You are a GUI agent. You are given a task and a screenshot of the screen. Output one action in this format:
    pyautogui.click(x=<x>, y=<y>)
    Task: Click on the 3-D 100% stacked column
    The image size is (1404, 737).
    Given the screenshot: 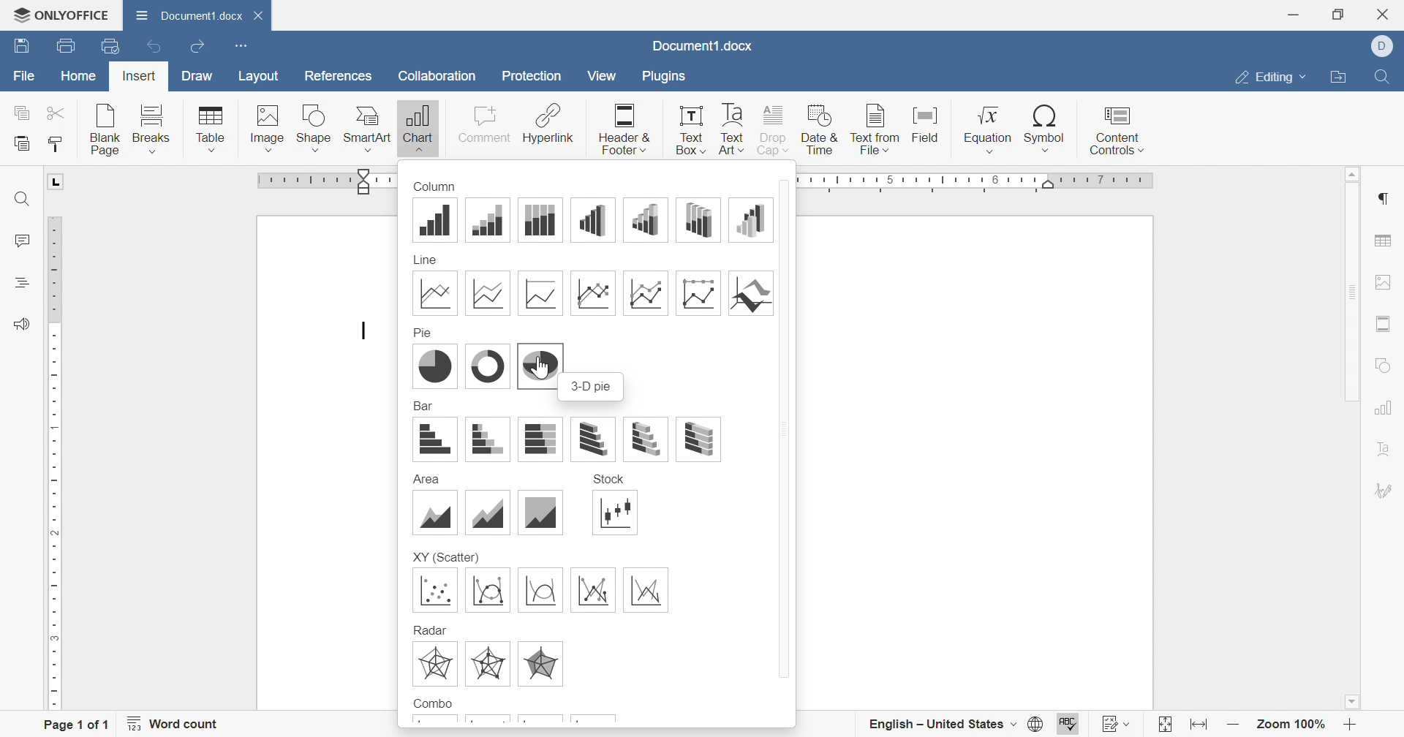 What is the action you would take?
    pyautogui.click(x=698, y=219)
    